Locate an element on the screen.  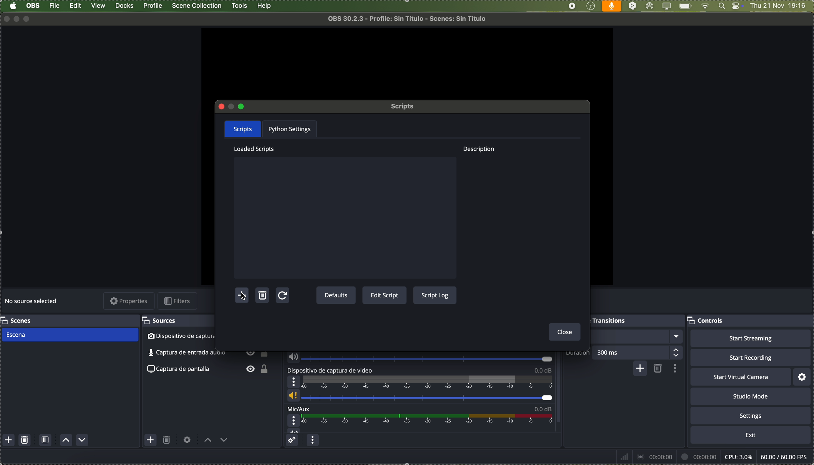
add scene is located at coordinates (9, 440).